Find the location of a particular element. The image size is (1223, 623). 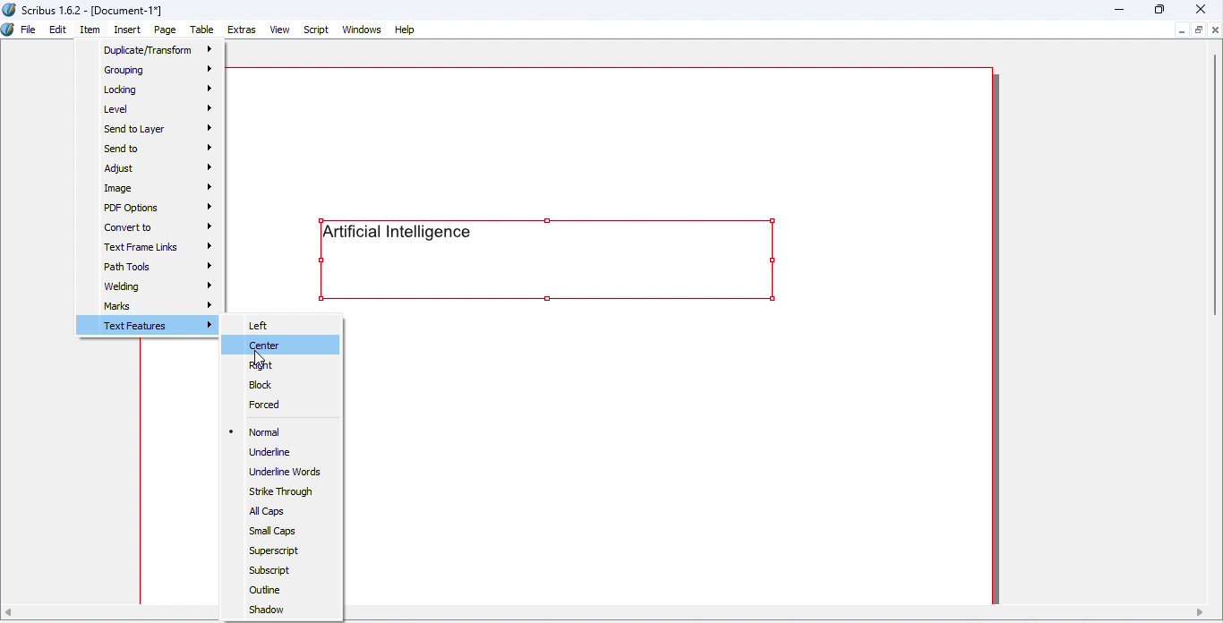

Adjust is located at coordinates (160, 168).